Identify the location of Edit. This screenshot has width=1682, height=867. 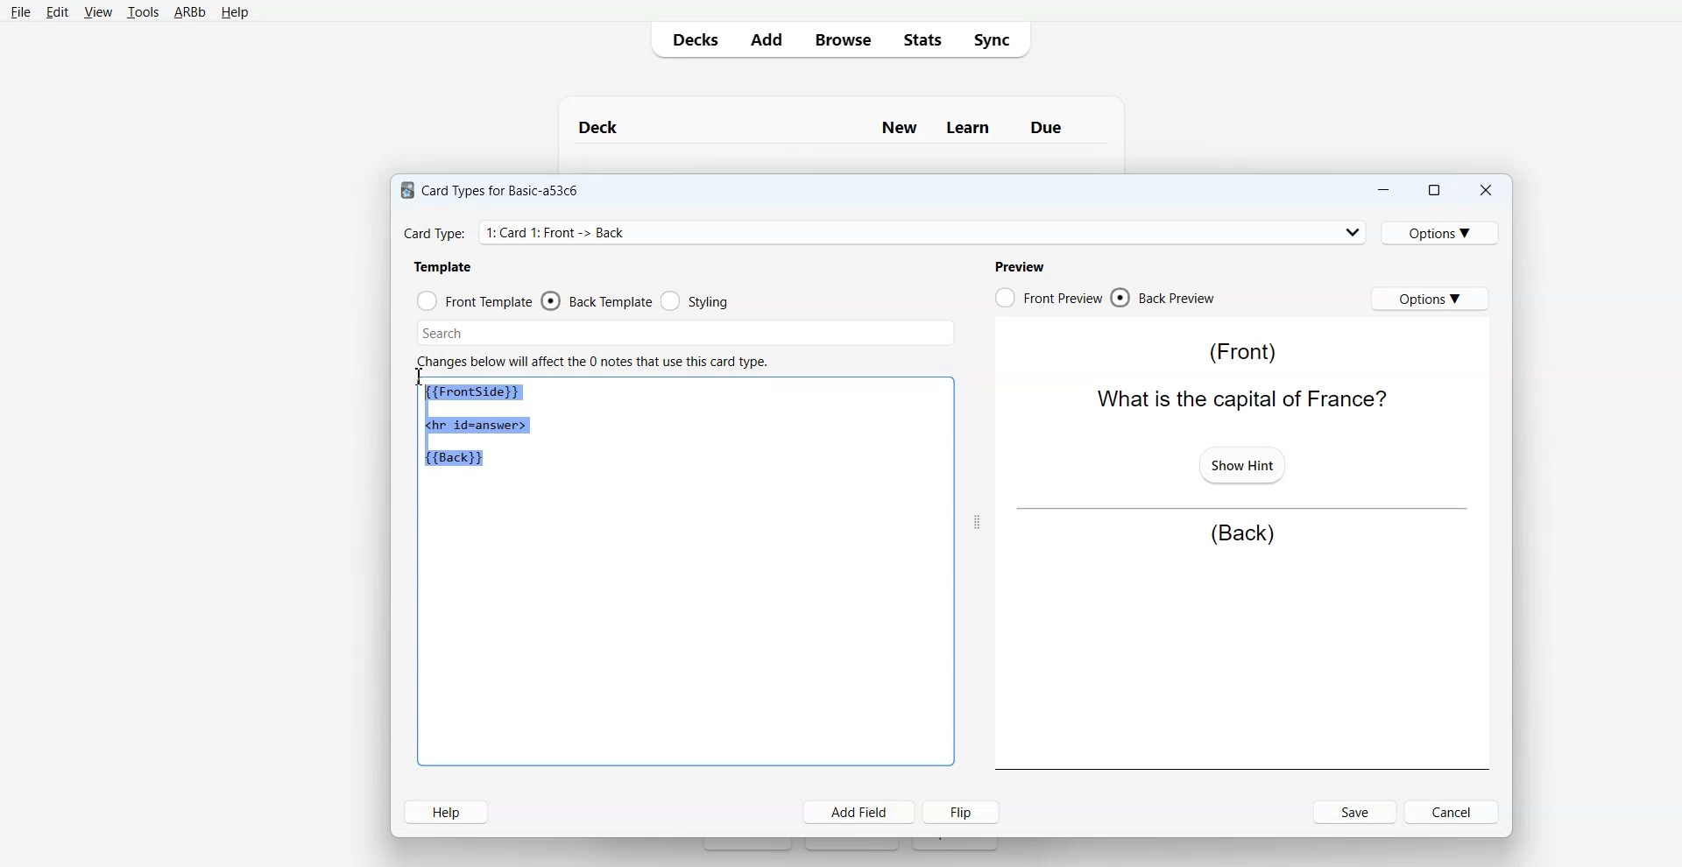
(58, 12).